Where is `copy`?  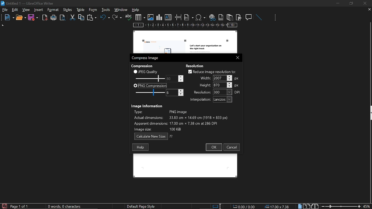
copy is located at coordinates (81, 17).